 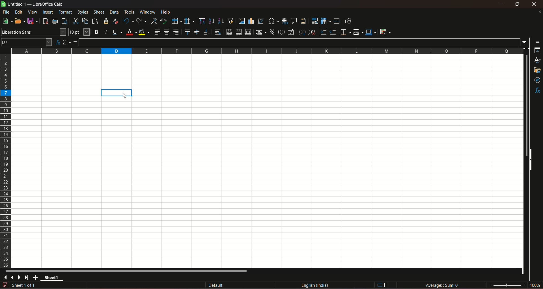 What do you see at coordinates (75, 21) in the screenshot?
I see `cut` at bounding box center [75, 21].